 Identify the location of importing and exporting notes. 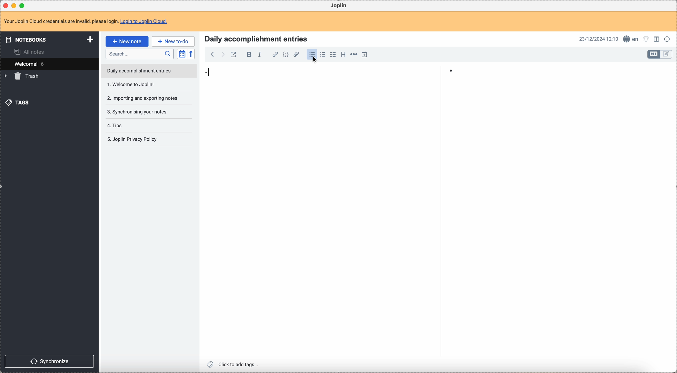
(142, 84).